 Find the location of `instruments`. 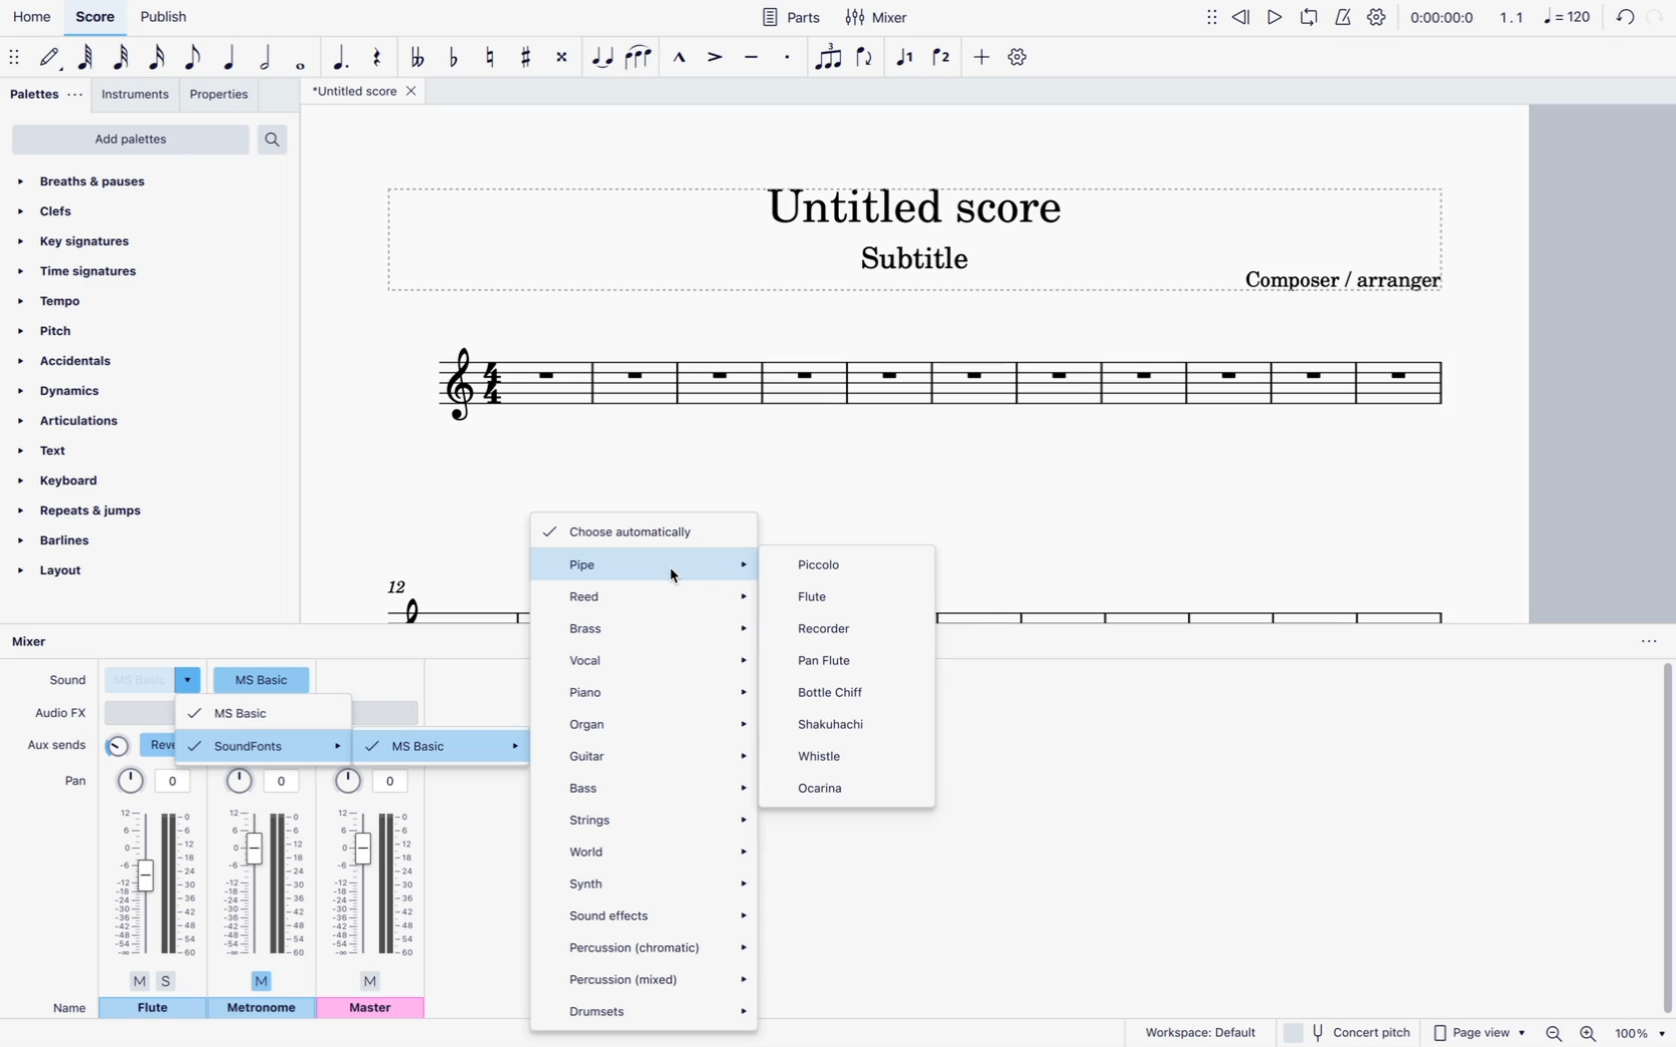

instruments is located at coordinates (137, 97).